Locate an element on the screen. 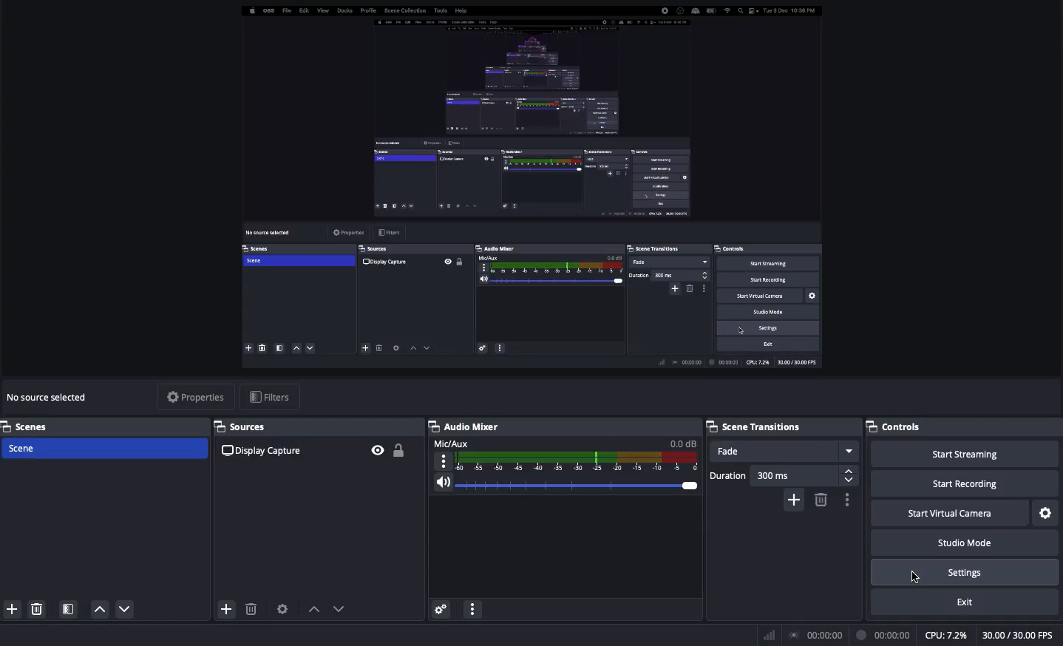 Image resolution: width=1063 pixels, height=646 pixels. FPS is located at coordinates (1020, 636).